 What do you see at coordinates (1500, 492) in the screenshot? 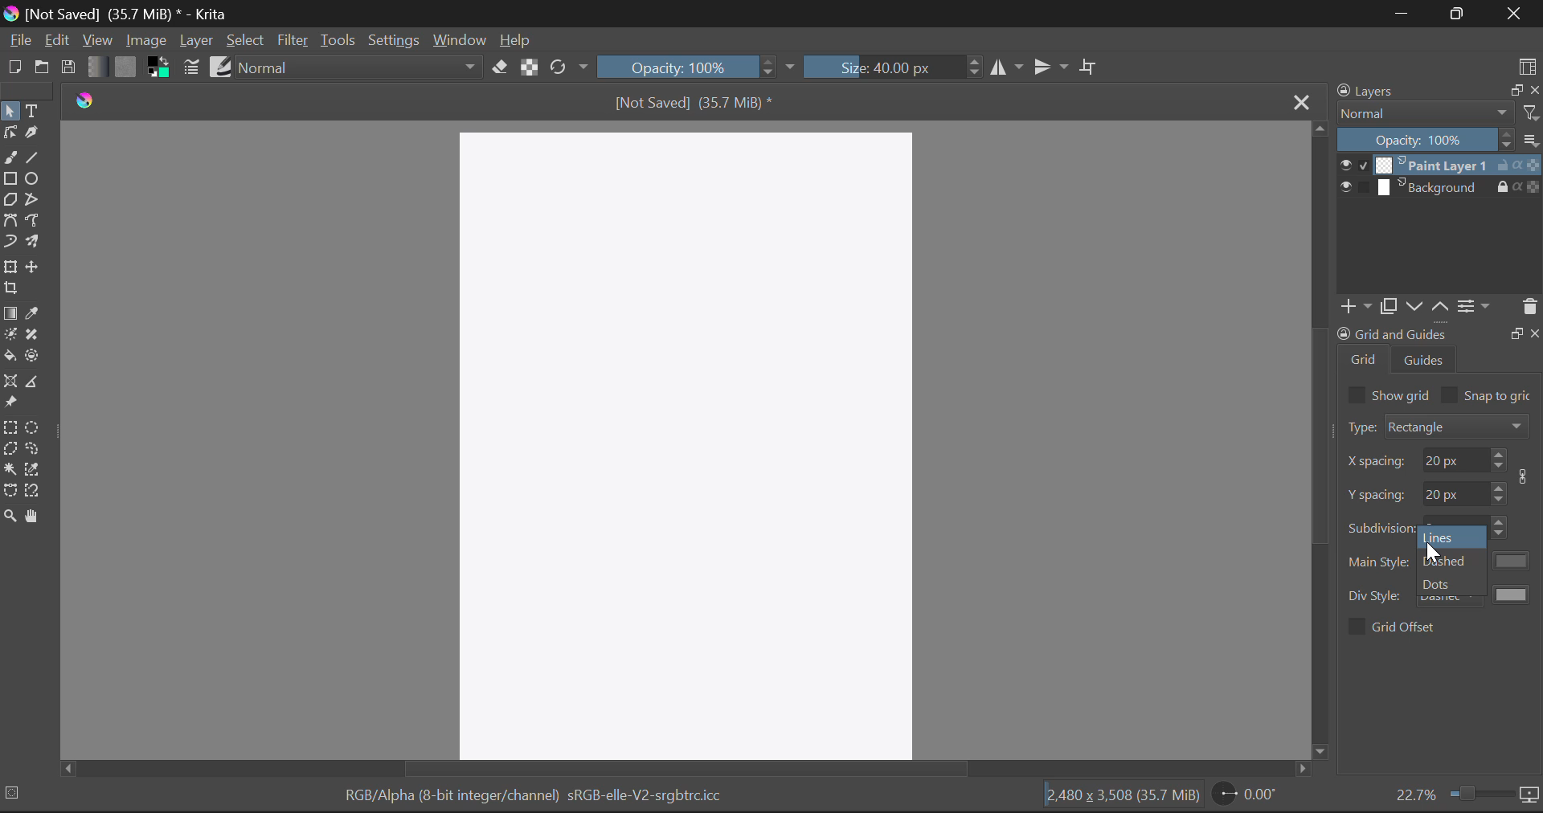
I see `Increase or decrease` at bounding box center [1500, 492].